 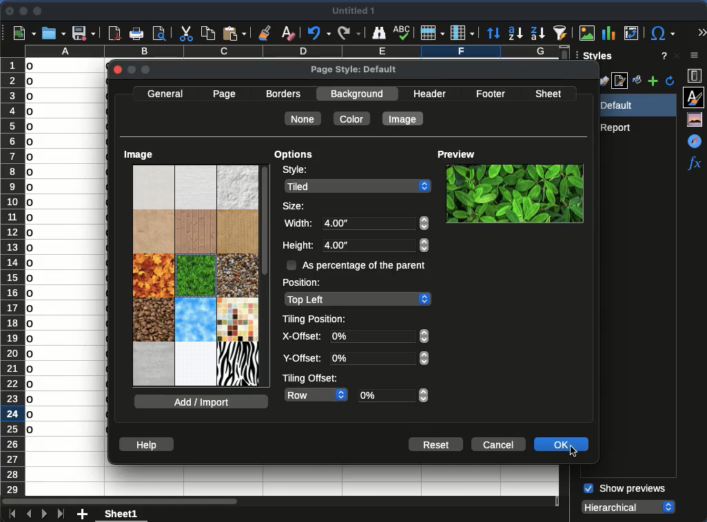 What do you see at coordinates (694, 165) in the screenshot?
I see `functions` at bounding box center [694, 165].